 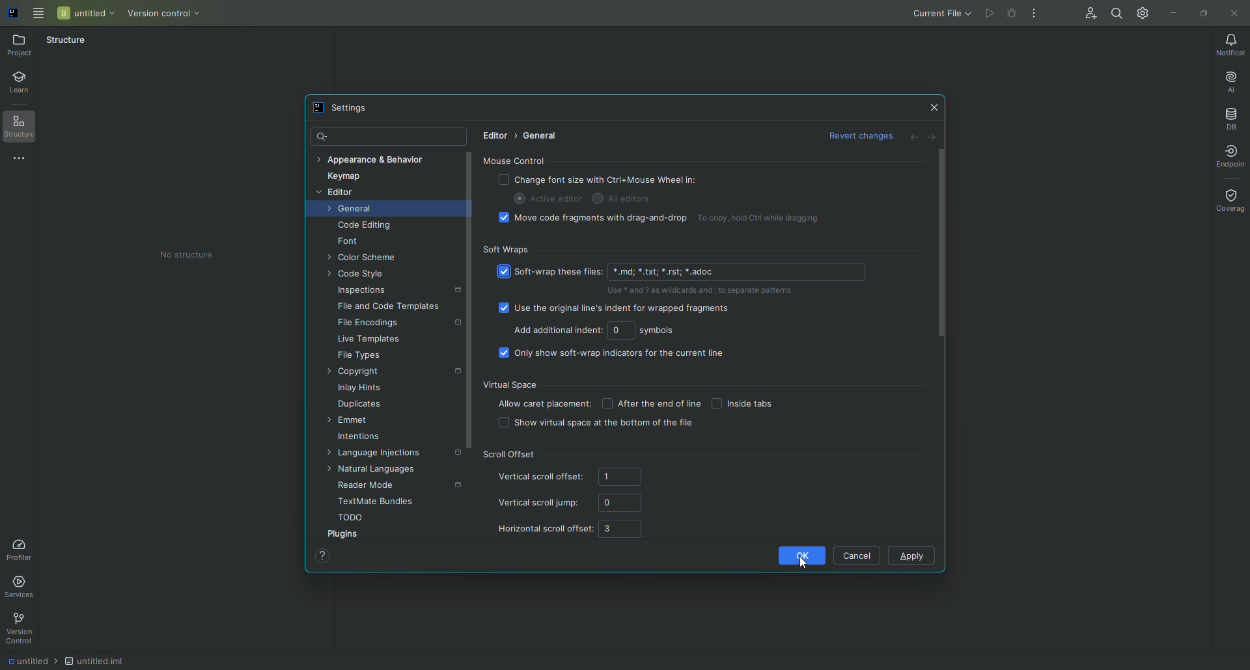 I want to click on Search, so click(x=1117, y=14).